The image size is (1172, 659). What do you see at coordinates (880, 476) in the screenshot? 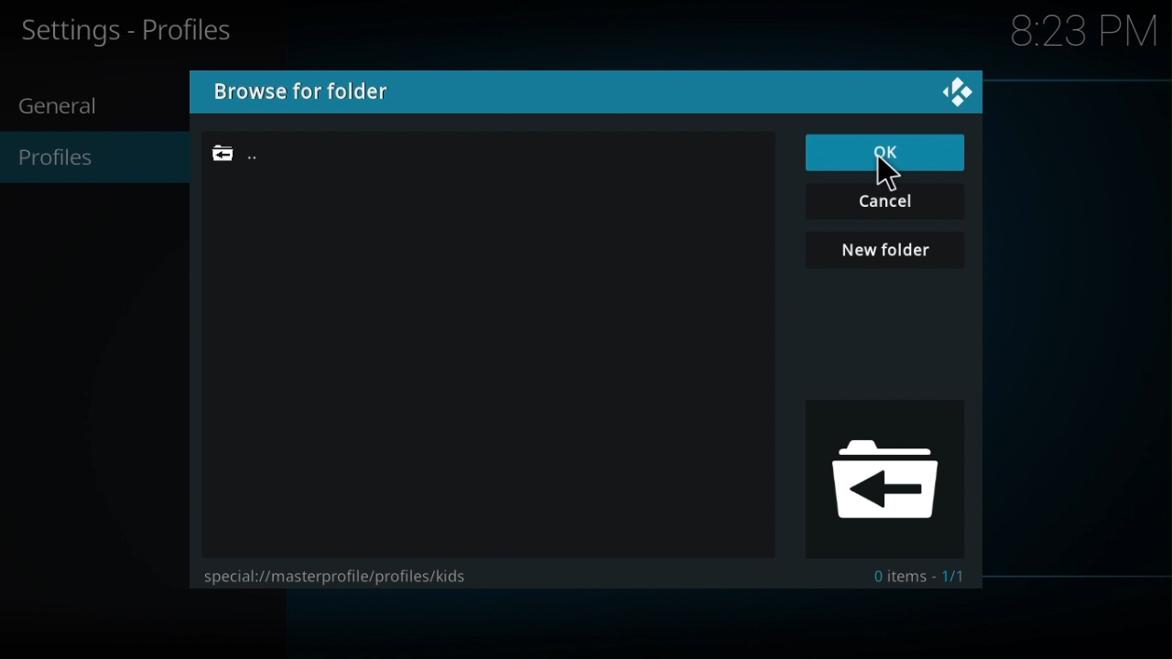
I see `back` at bounding box center [880, 476].